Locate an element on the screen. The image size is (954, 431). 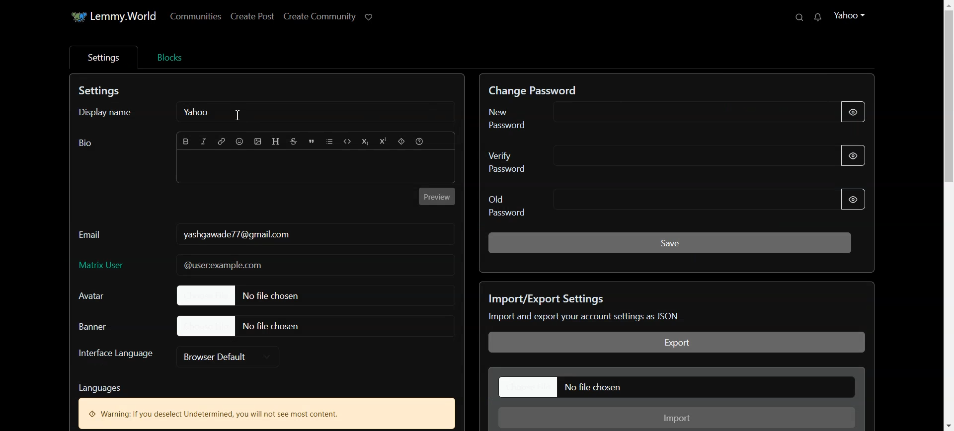
Text is located at coordinates (85, 143).